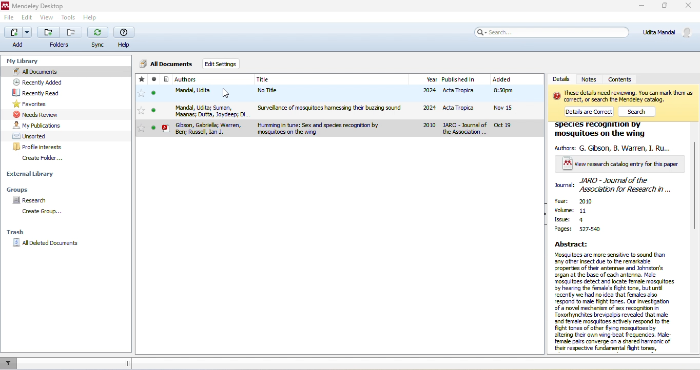 This screenshot has width=700, height=370. Describe the element at coordinates (428, 108) in the screenshot. I see `2024` at that location.